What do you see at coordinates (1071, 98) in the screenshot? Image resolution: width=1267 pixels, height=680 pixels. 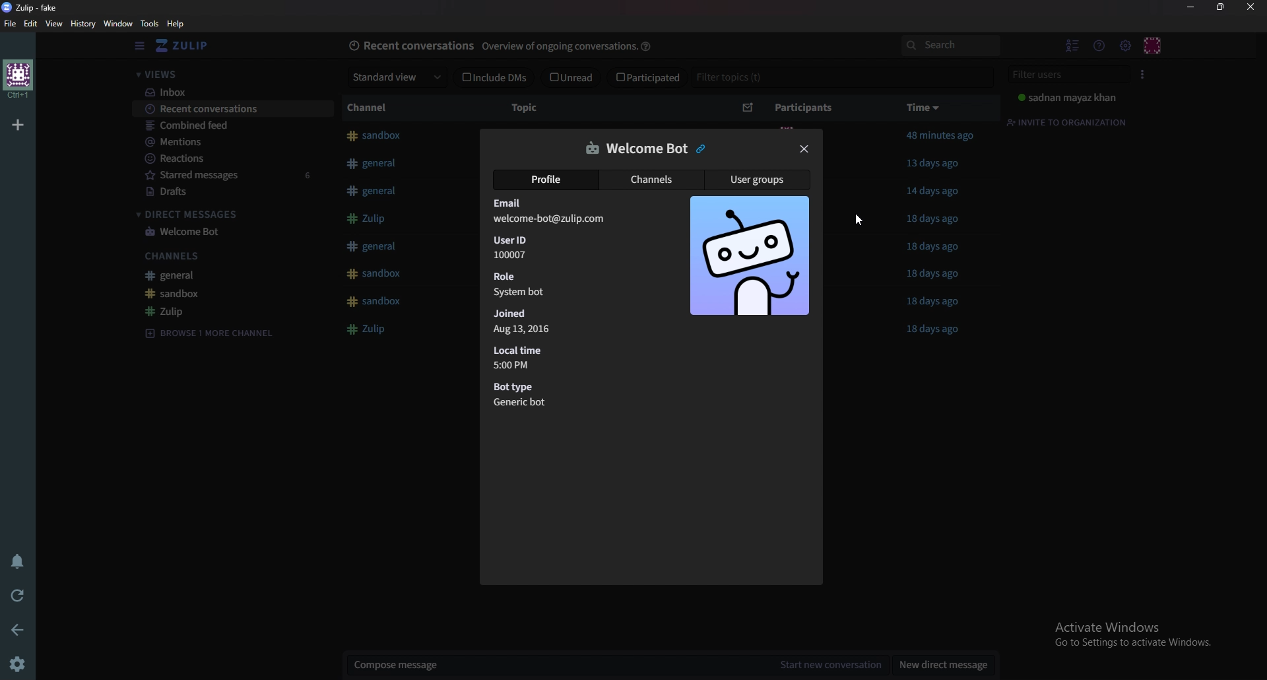 I see `Sadnan mayaz khan` at bounding box center [1071, 98].